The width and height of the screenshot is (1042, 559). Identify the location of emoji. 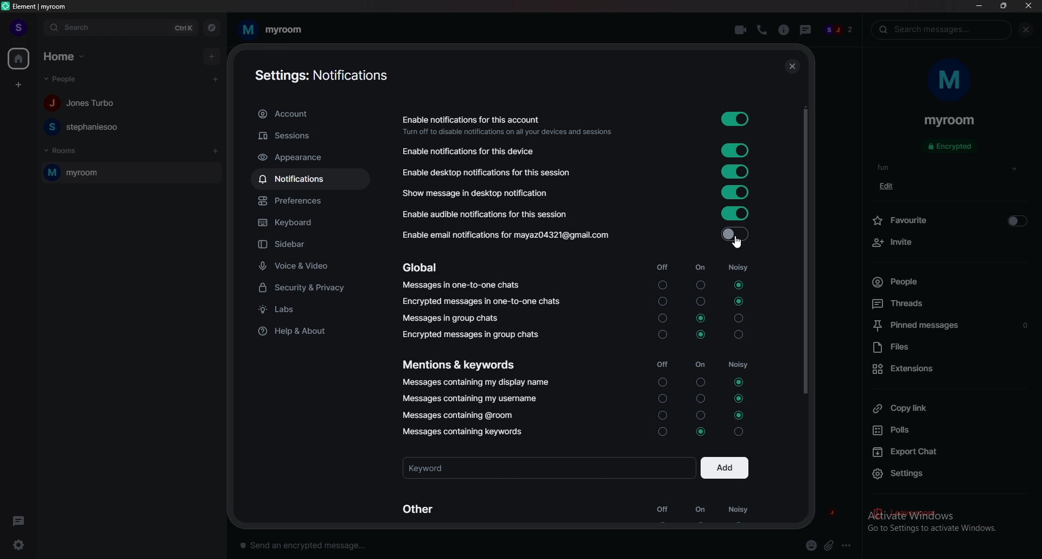
(812, 546).